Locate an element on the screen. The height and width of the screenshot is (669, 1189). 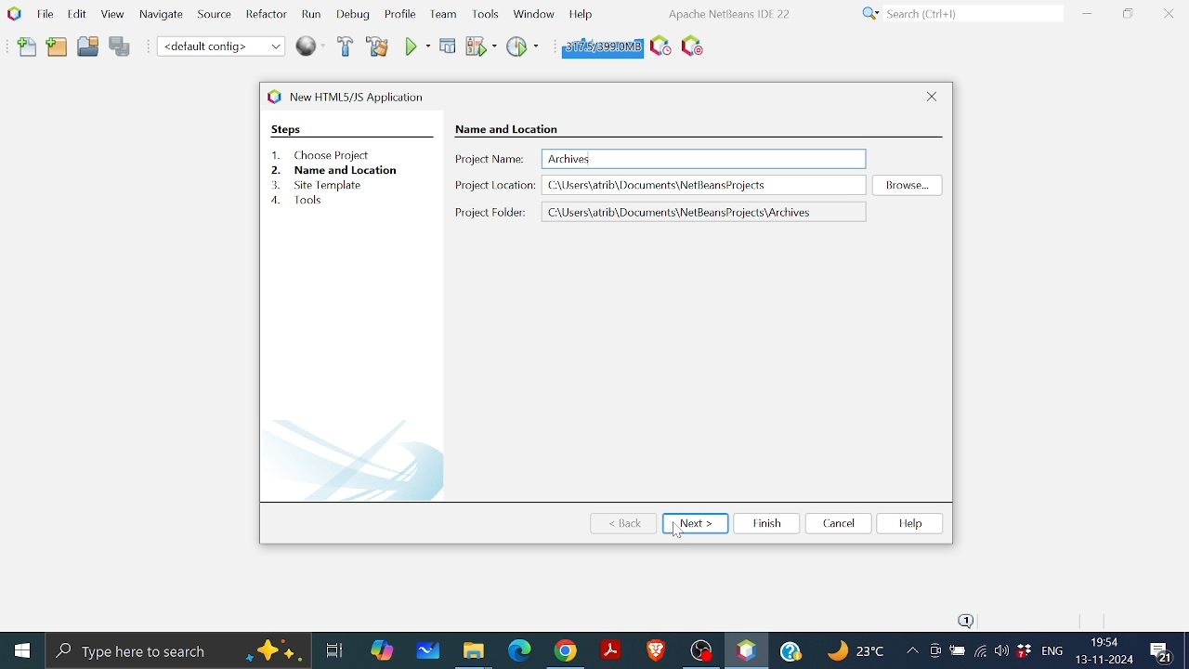
Meet now is located at coordinates (934, 653).